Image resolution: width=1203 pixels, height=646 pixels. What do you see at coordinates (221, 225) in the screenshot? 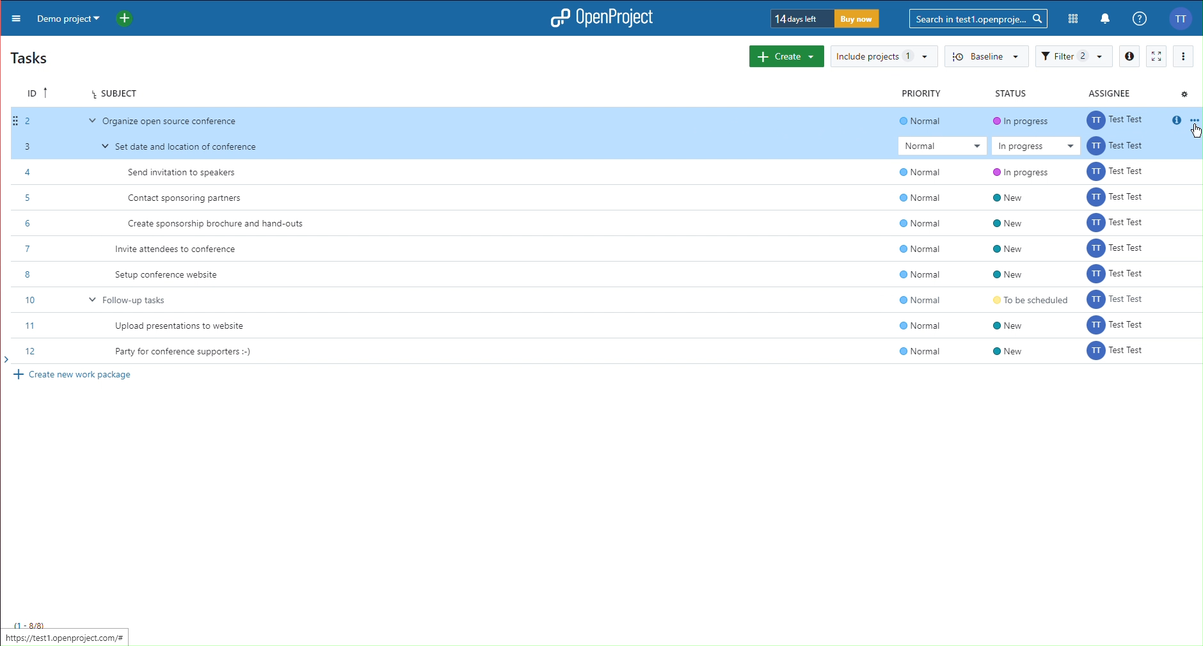
I see `Create sponsorship brochure and hand-outs` at bounding box center [221, 225].